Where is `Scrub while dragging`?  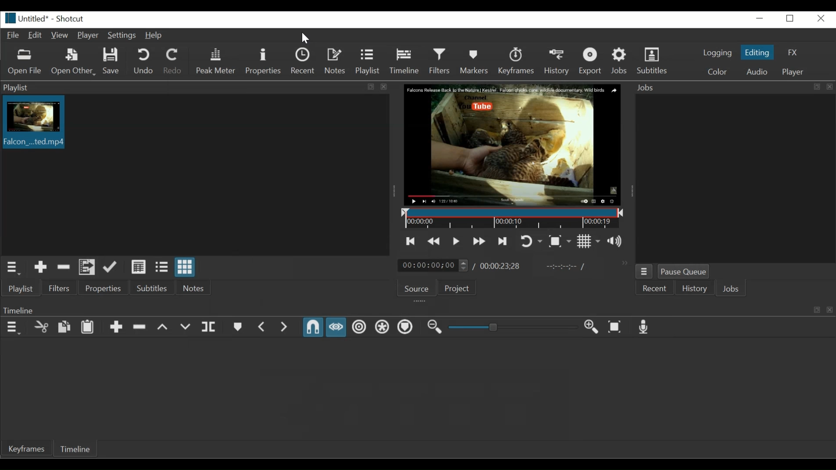 Scrub while dragging is located at coordinates (336, 327).